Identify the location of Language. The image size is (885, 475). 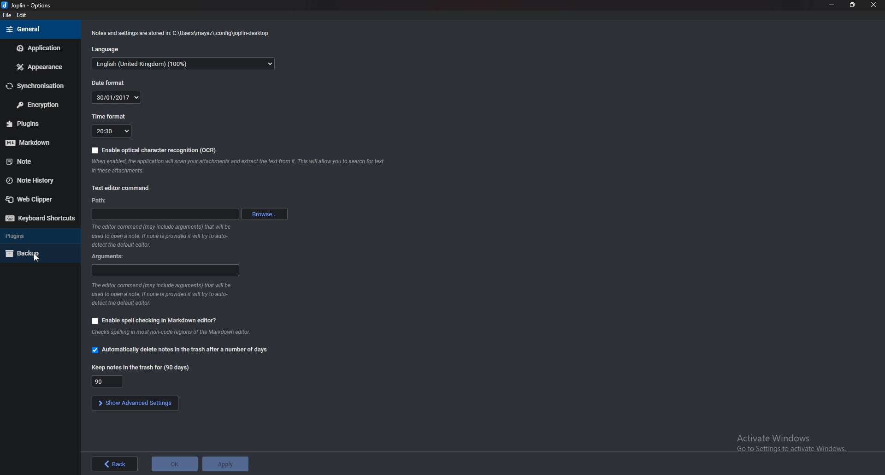
(108, 50).